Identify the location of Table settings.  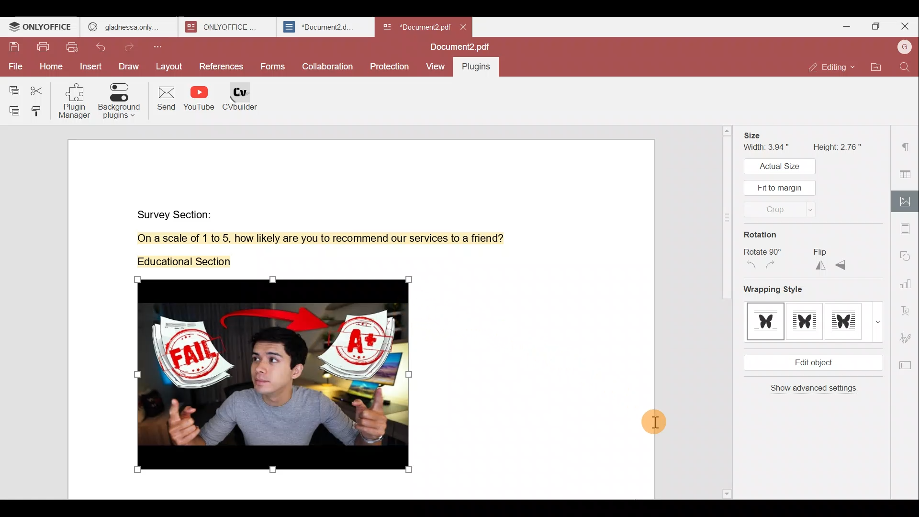
(907, 172).